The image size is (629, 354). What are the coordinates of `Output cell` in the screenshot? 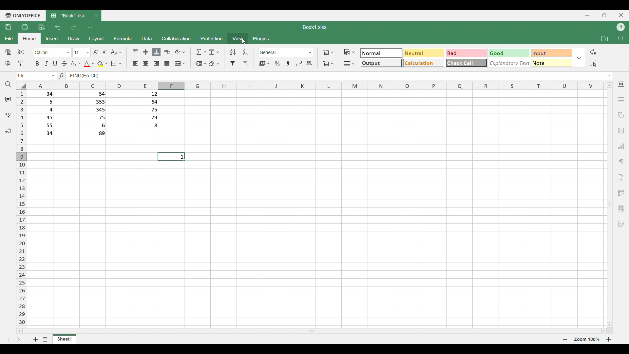 It's located at (380, 63).